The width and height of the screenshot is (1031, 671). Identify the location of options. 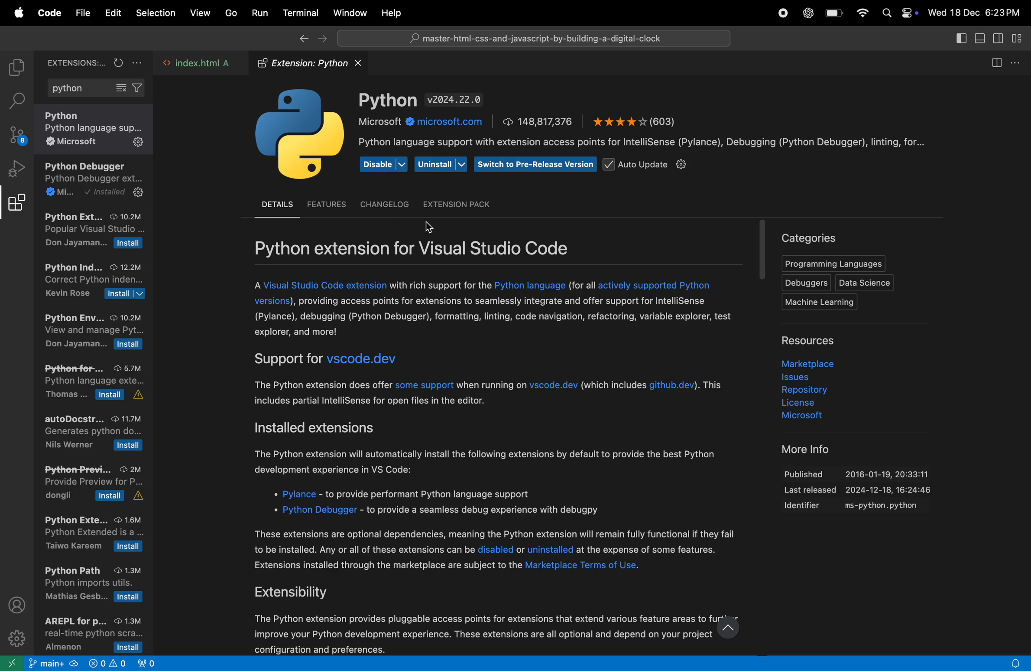
(139, 62).